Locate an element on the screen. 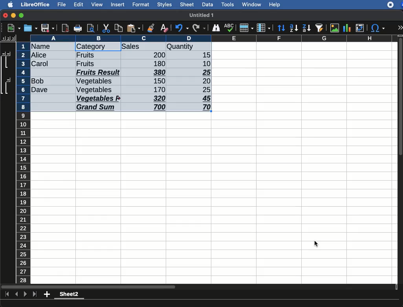 The height and width of the screenshot is (307, 403). new is located at coordinates (12, 28).